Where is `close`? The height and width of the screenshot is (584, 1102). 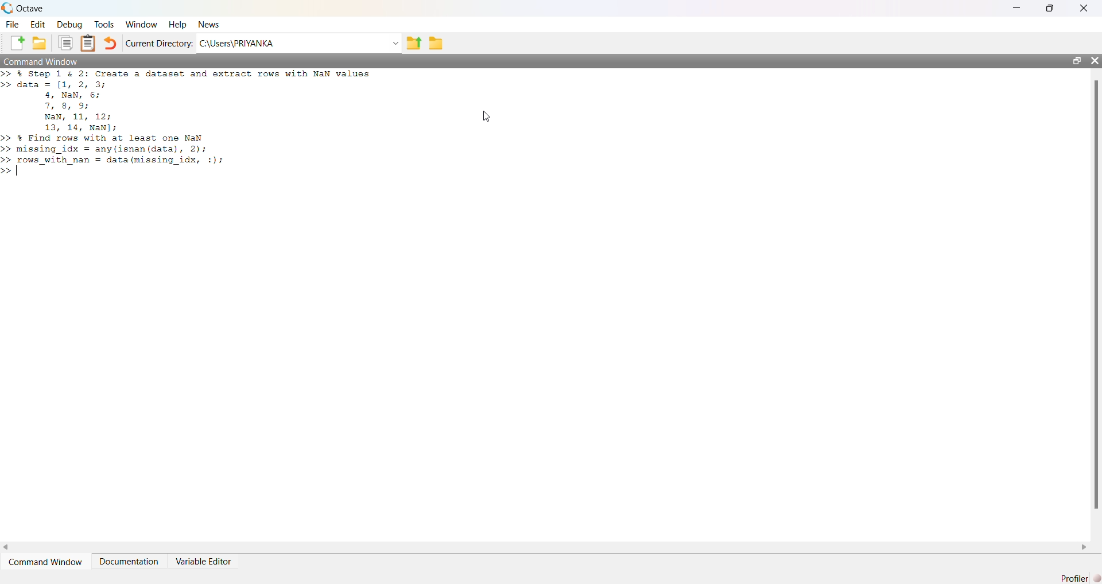
close is located at coordinates (1094, 60).